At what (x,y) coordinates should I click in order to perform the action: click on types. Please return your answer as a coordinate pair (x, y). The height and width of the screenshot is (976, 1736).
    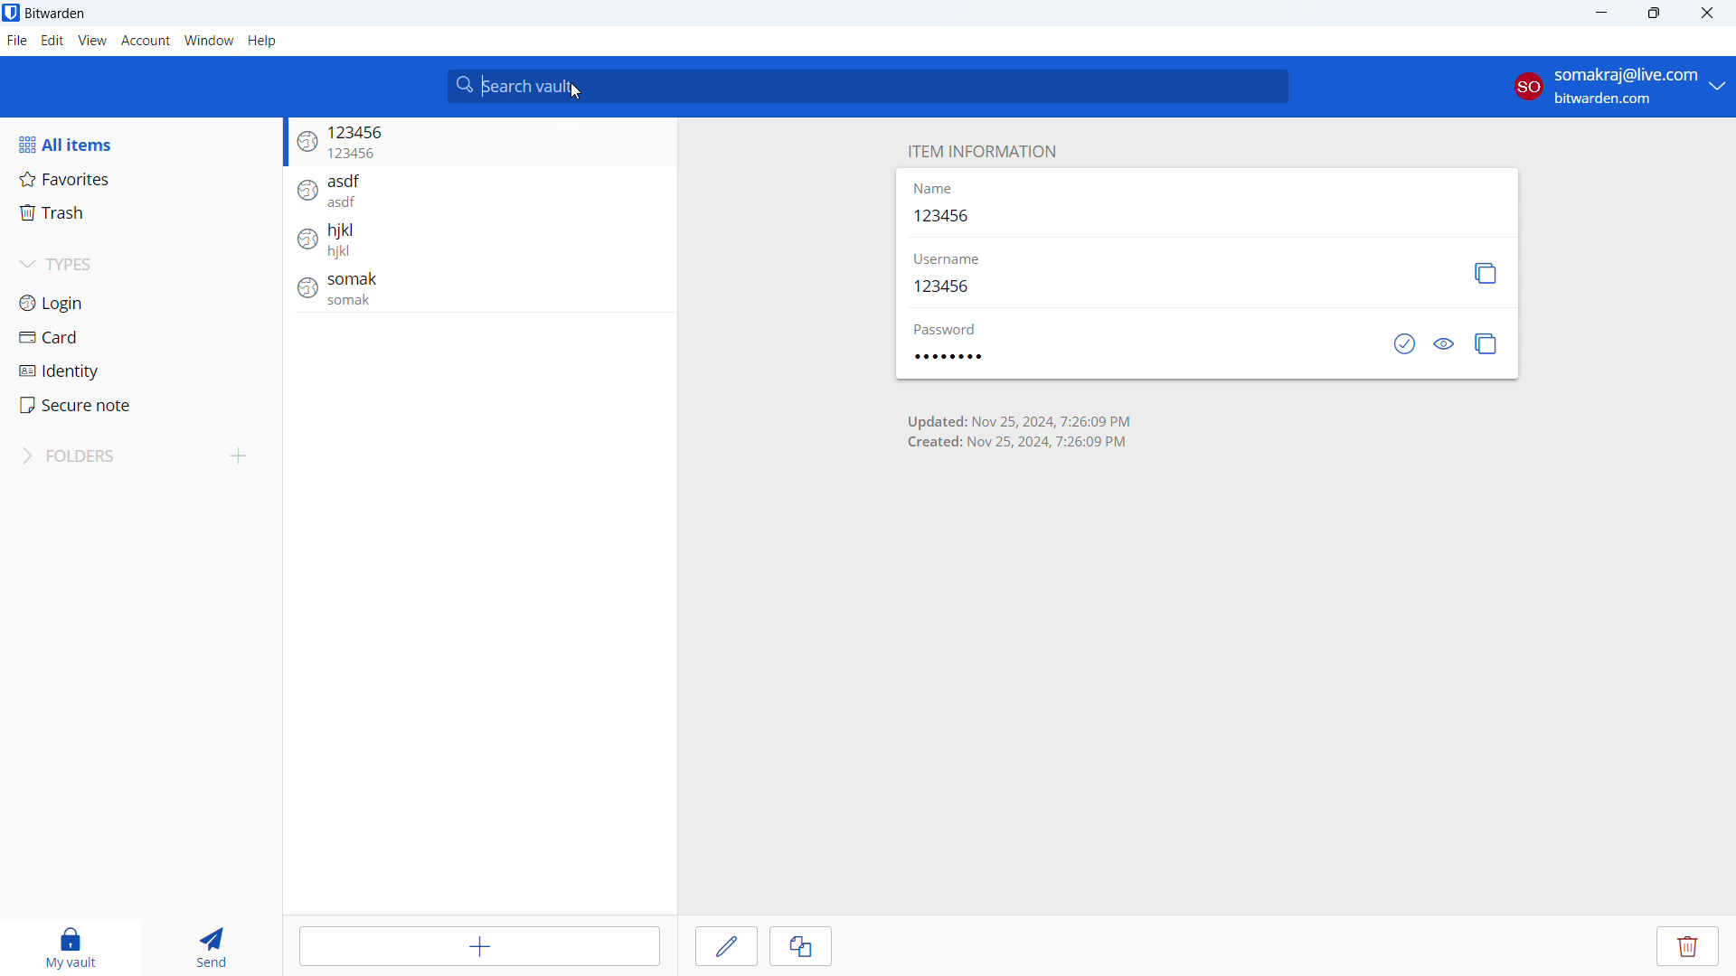
    Looking at the image, I should click on (142, 264).